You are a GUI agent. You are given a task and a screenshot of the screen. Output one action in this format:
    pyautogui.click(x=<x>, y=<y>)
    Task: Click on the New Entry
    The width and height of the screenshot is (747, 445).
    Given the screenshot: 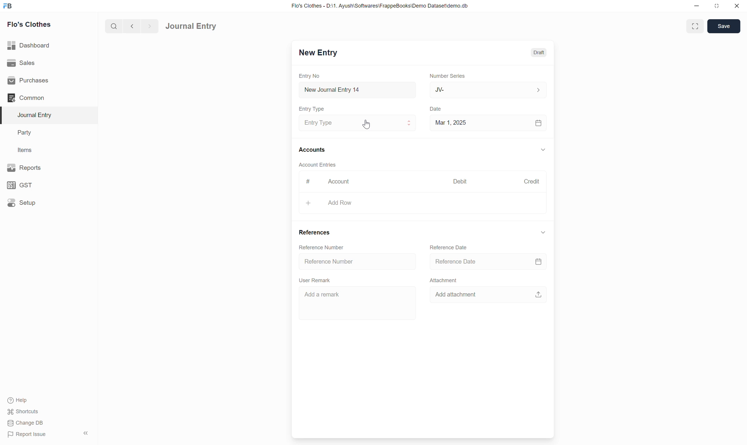 What is the action you would take?
    pyautogui.click(x=318, y=52)
    